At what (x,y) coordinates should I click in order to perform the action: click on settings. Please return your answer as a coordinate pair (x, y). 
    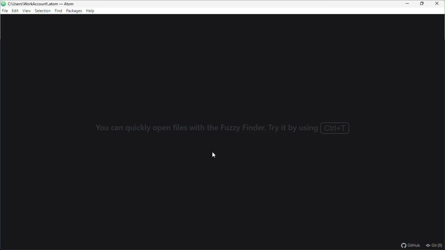
    Looking at the image, I should click on (42, 11).